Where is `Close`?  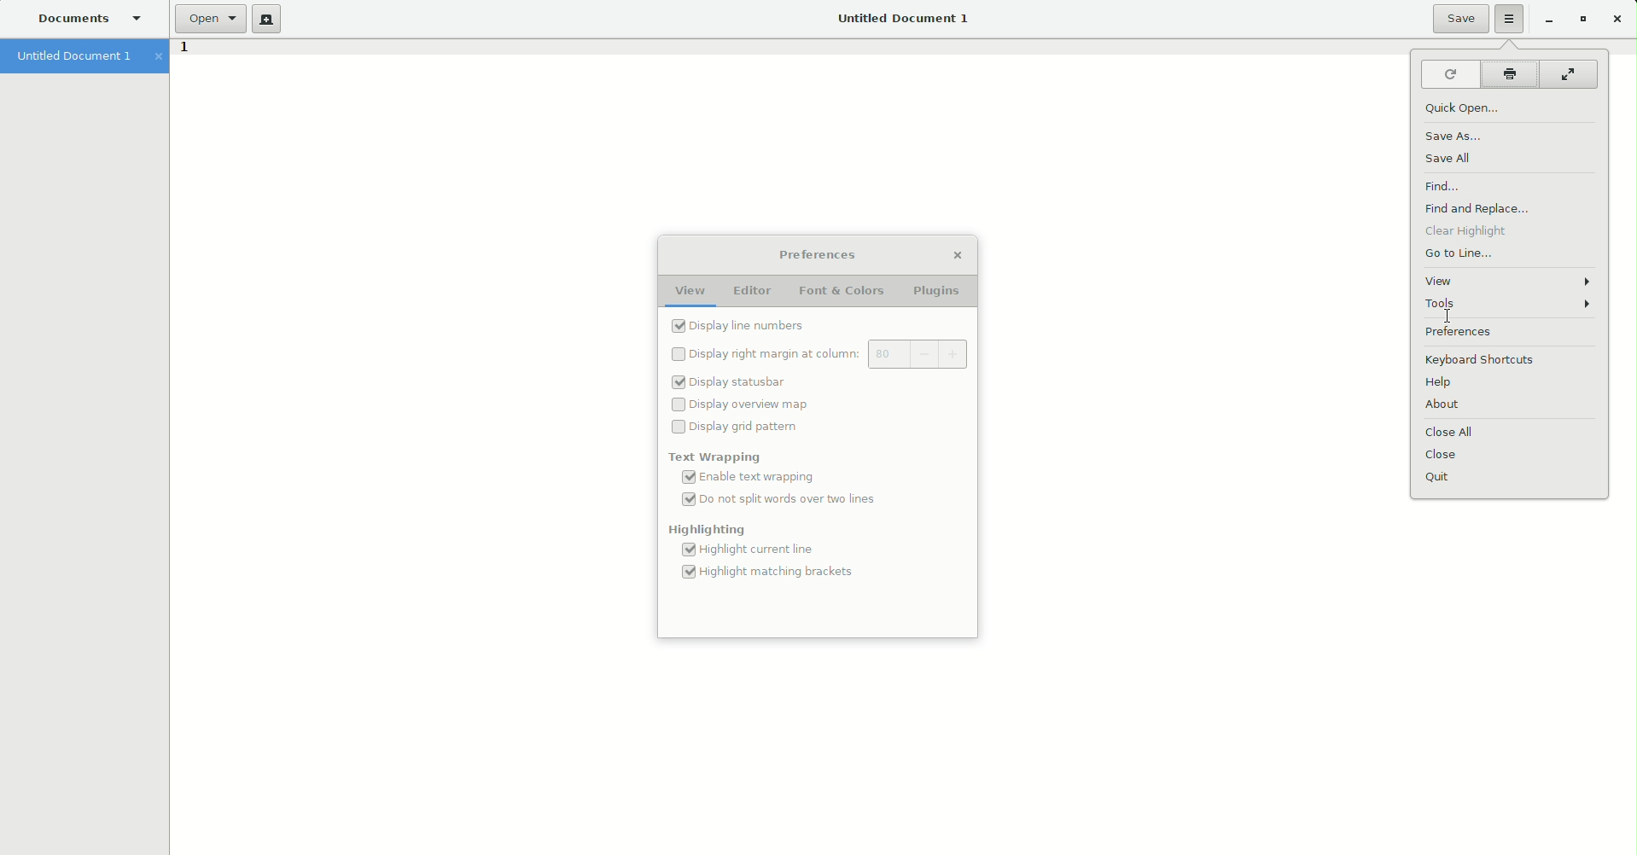
Close is located at coordinates (1441, 457).